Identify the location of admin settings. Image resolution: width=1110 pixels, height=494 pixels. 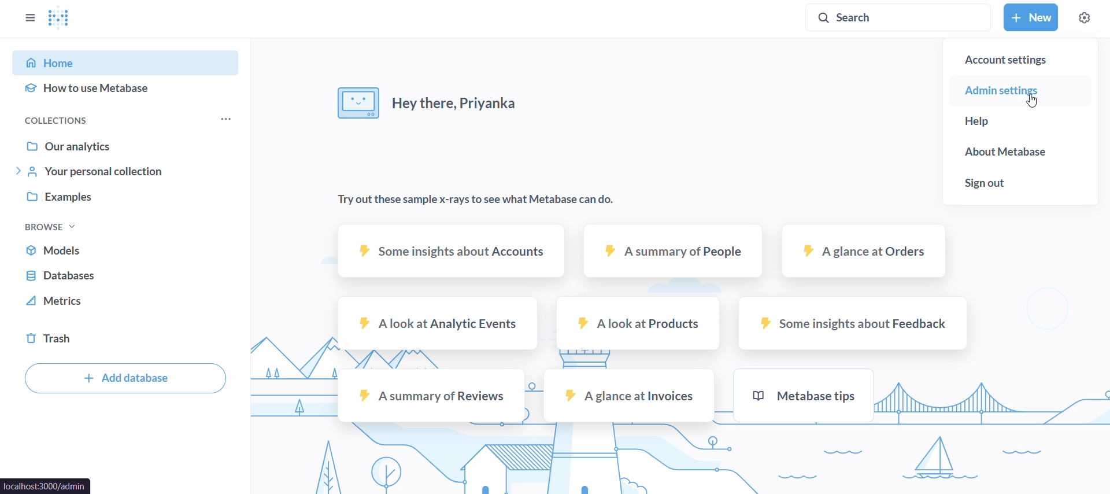
(1020, 91).